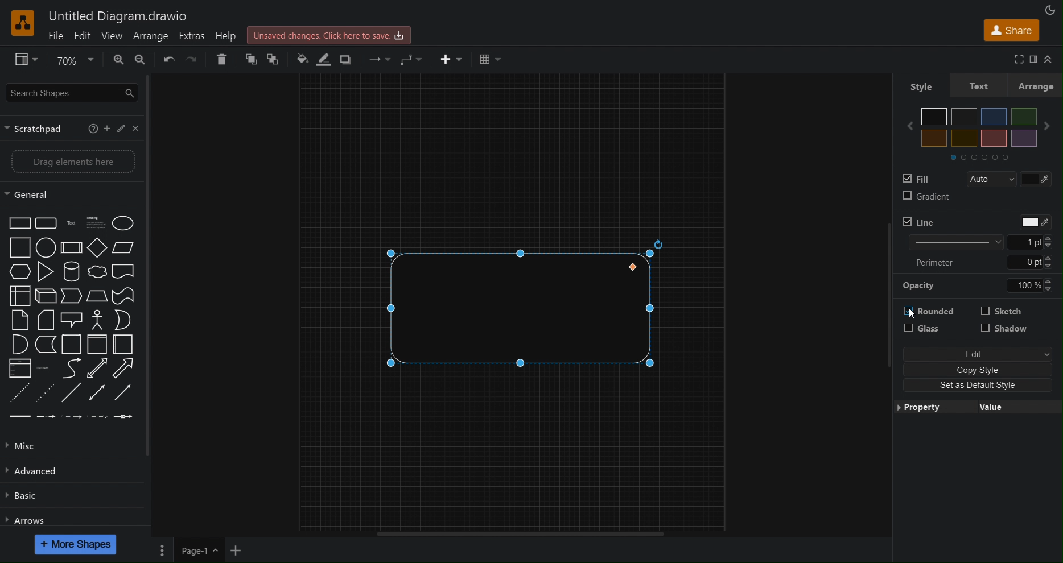  I want to click on Page 1, so click(198, 550).